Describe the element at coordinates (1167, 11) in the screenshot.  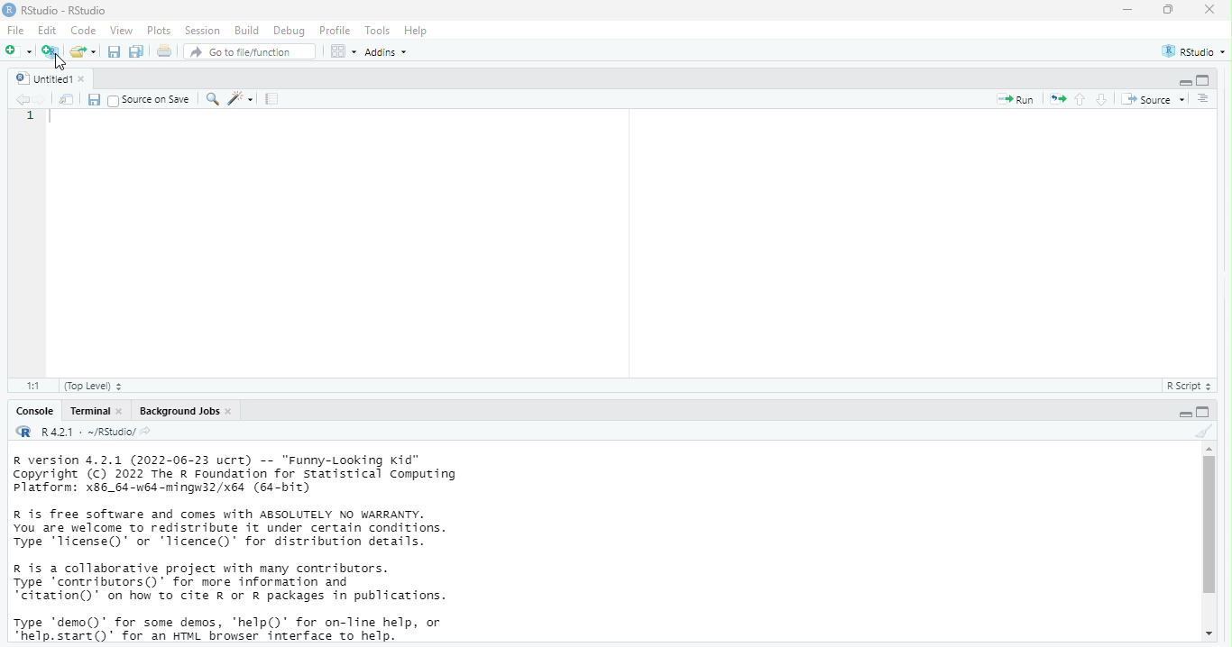
I see `maximize` at that location.